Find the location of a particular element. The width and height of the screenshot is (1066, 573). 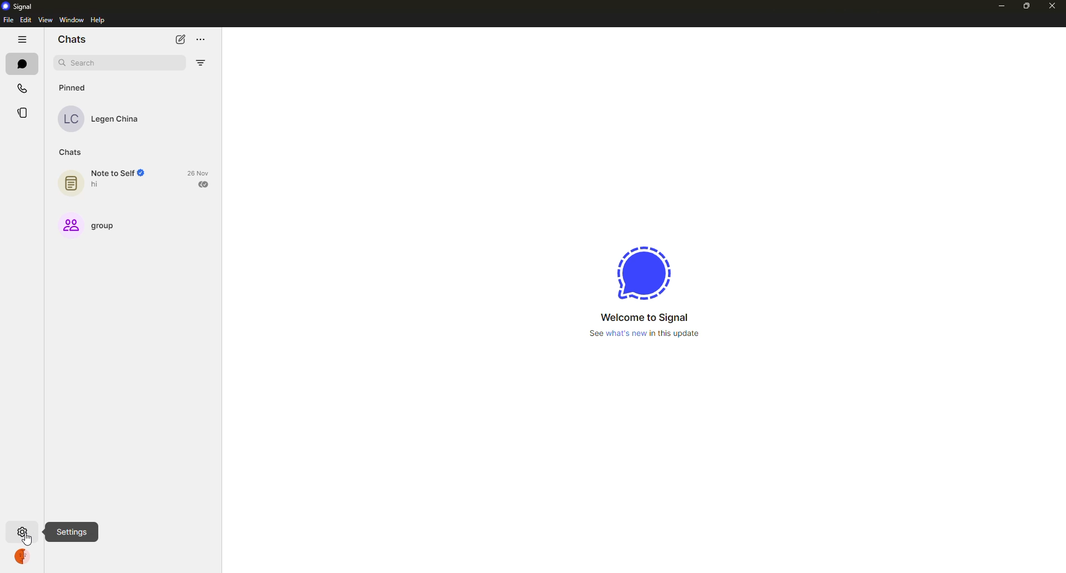

cursor is located at coordinates (28, 541).